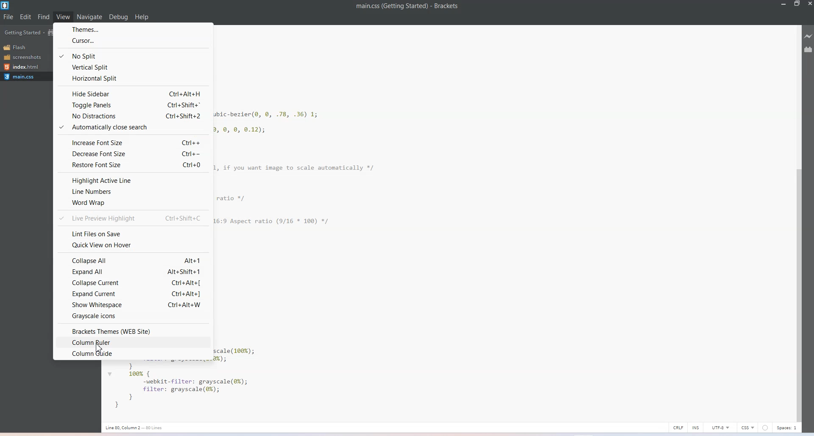 The image size is (814, 436). Describe the element at coordinates (132, 67) in the screenshot. I see `Vertical Split` at that location.